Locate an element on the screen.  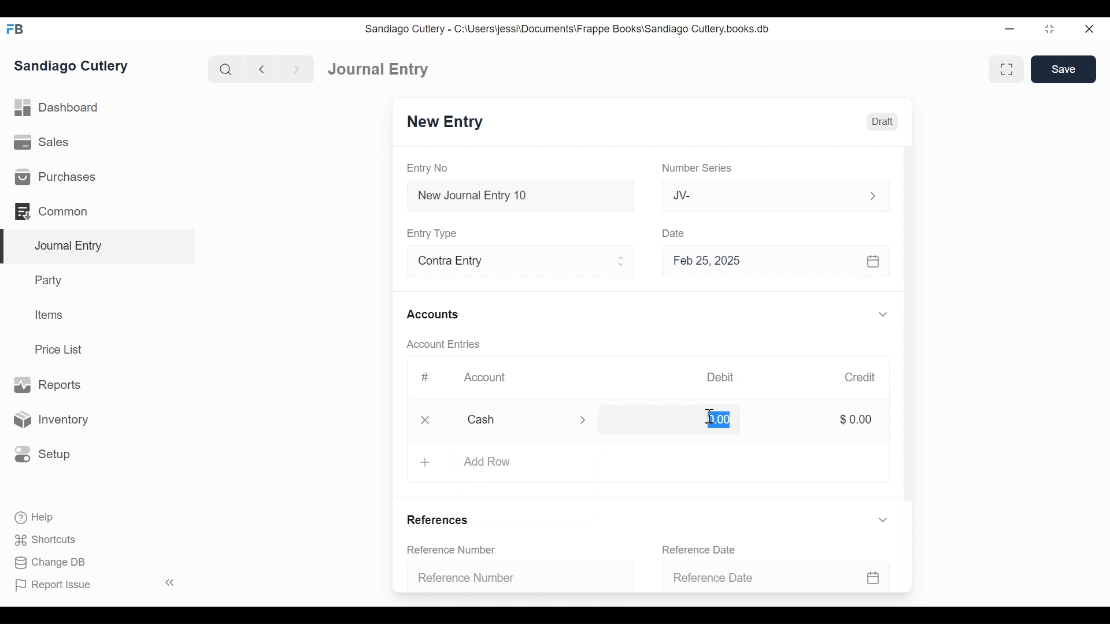
Entry Type is located at coordinates (435, 233).